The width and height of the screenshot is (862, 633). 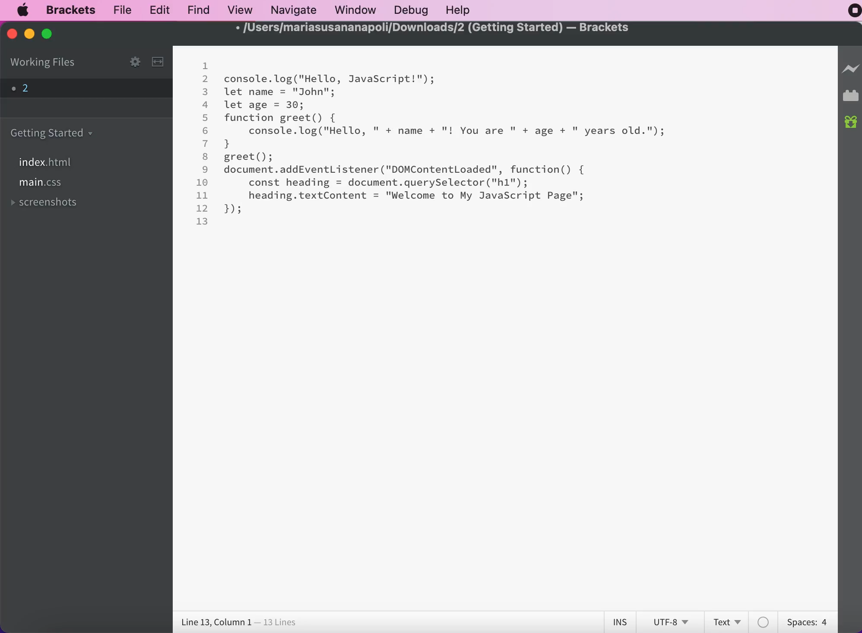 I want to click on mac logo, so click(x=24, y=10).